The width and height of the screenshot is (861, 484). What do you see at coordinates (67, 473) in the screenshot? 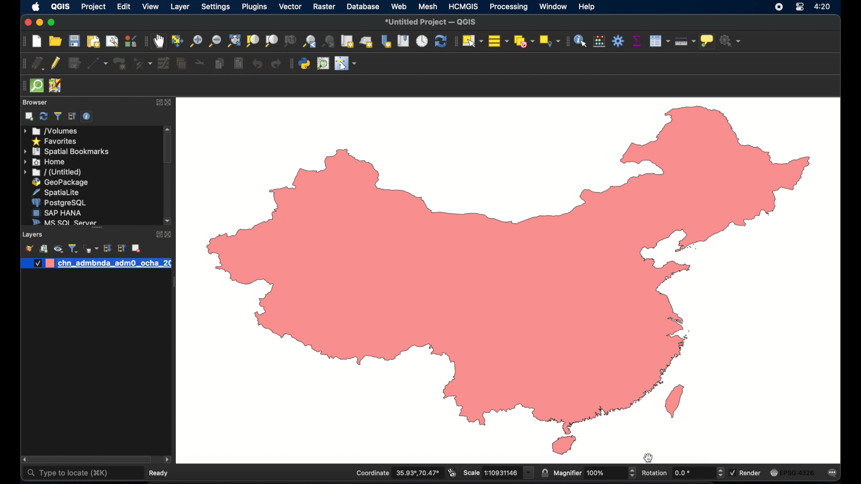
I see `type to locate` at bounding box center [67, 473].